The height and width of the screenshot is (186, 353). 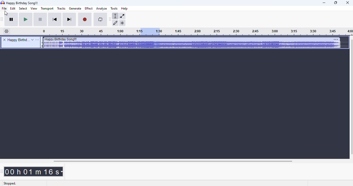 I want to click on maximize, so click(x=336, y=3).